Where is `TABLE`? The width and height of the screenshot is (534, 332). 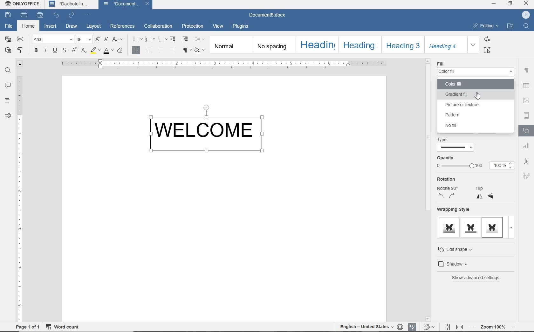 TABLE is located at coordinates (526, 85).